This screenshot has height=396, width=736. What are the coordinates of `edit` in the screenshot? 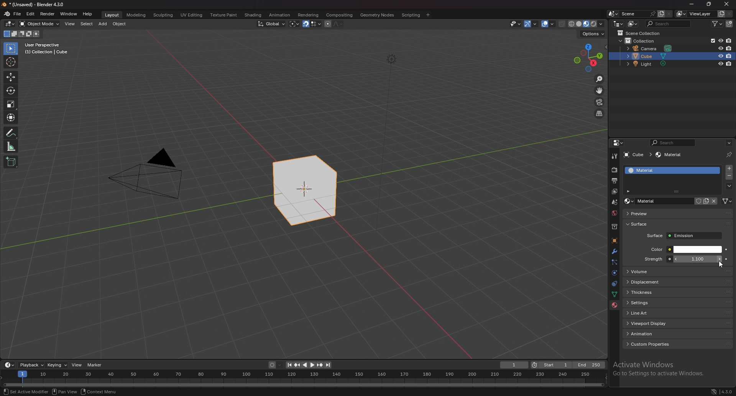 It's located at (31, 14).